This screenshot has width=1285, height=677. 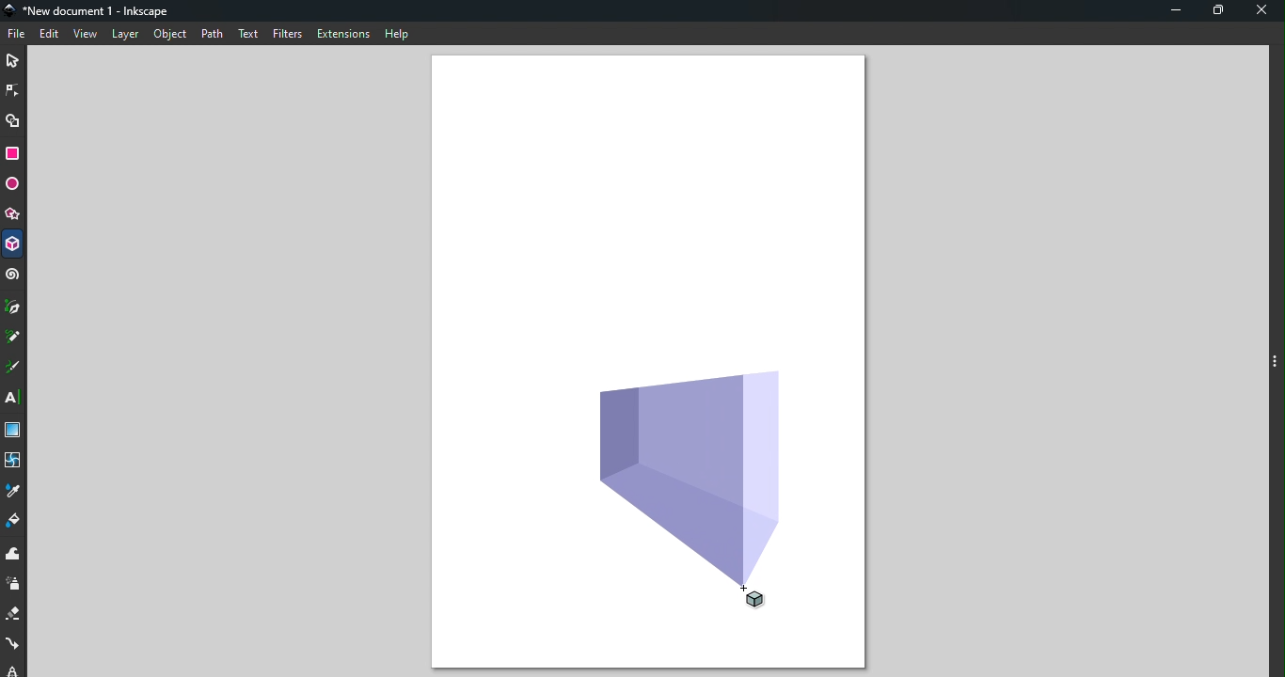 I want to click on  *New document 1 - Inkscape, so click(x=90, y=12).